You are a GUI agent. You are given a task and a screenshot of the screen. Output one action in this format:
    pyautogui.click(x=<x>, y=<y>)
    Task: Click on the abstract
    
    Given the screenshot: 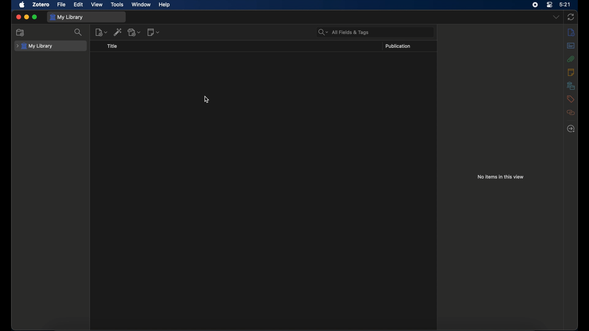 What is the action you would take?
    pyautogui.click(x=570, y=45)
    